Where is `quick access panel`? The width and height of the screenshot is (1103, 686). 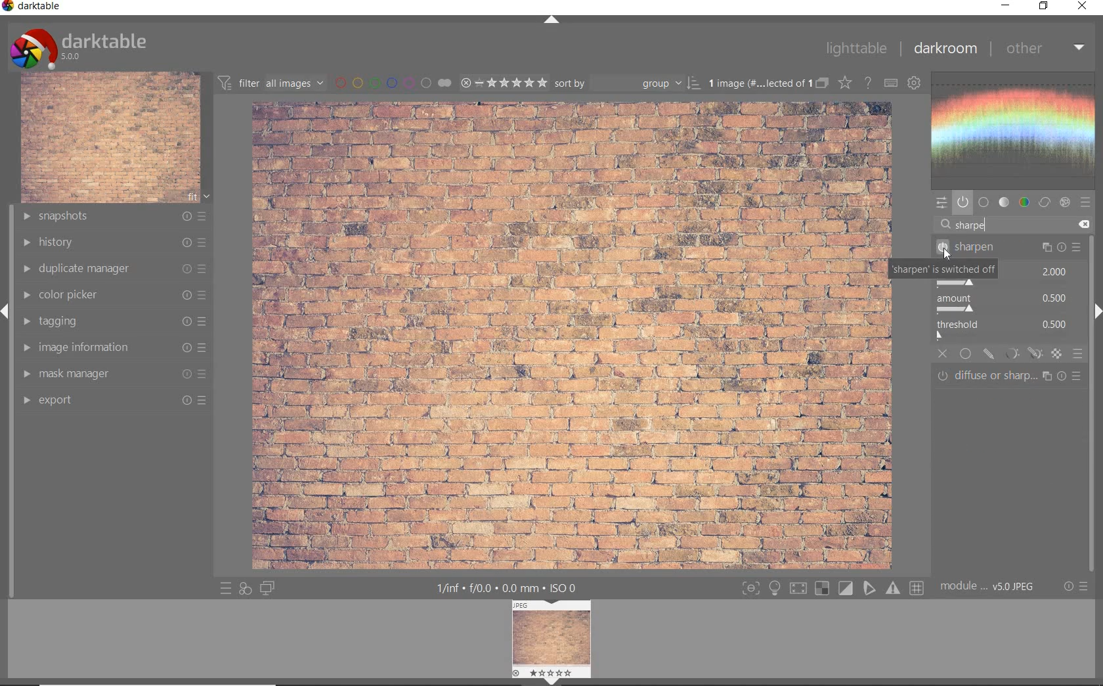 quick access panel is located at coordinates (942, 204).